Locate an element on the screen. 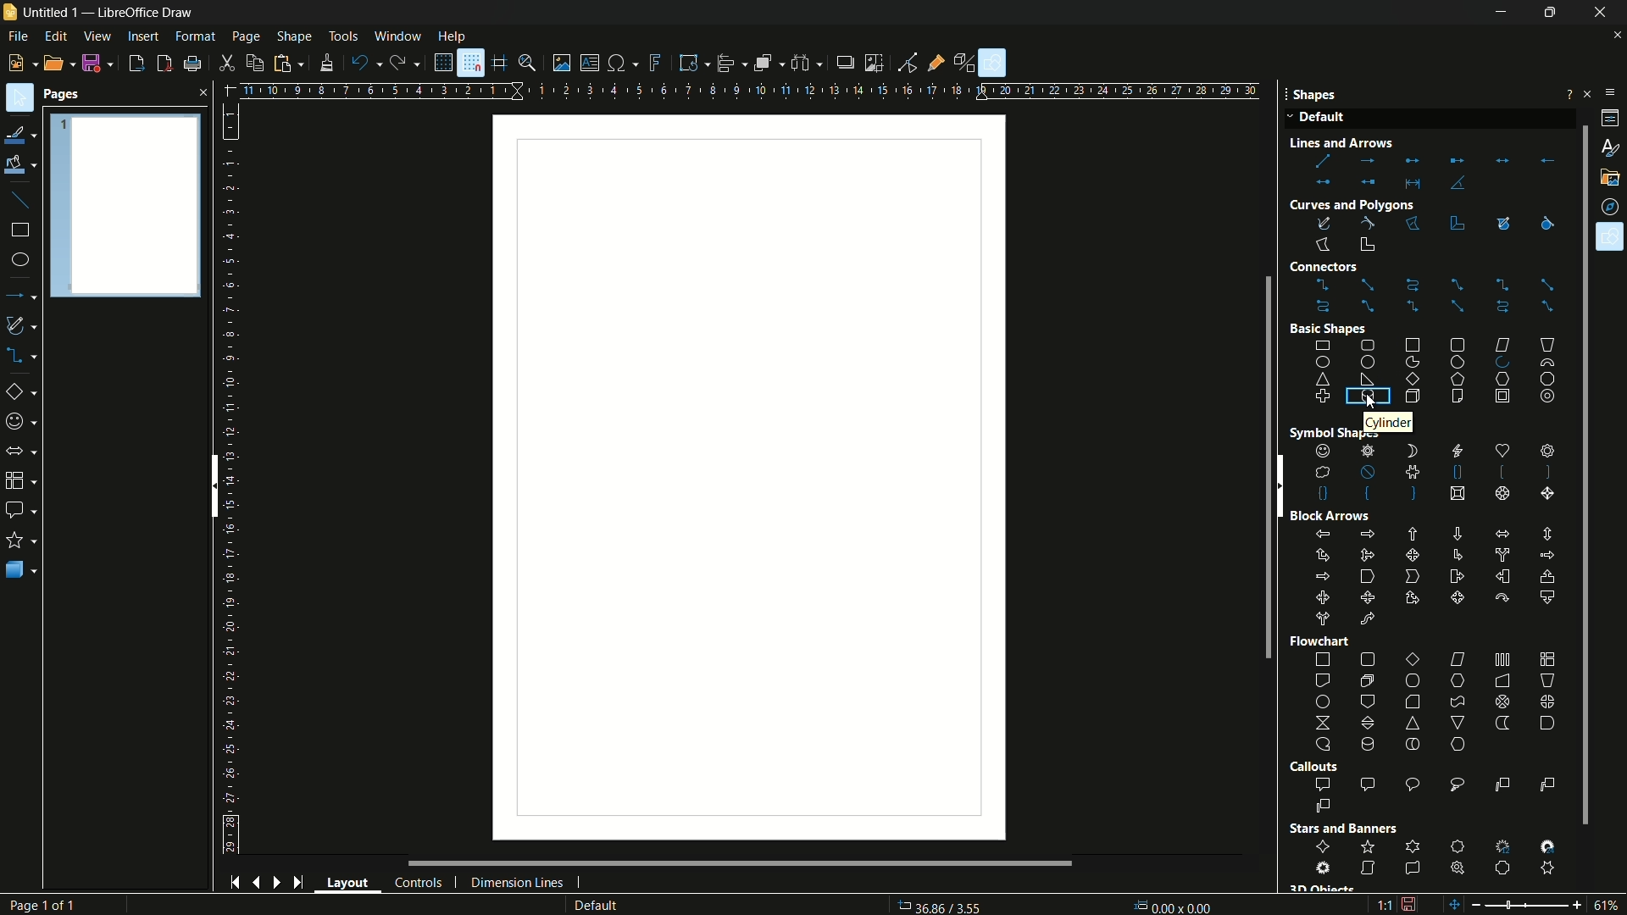  3D Object is located at coordinates (1321, 888).